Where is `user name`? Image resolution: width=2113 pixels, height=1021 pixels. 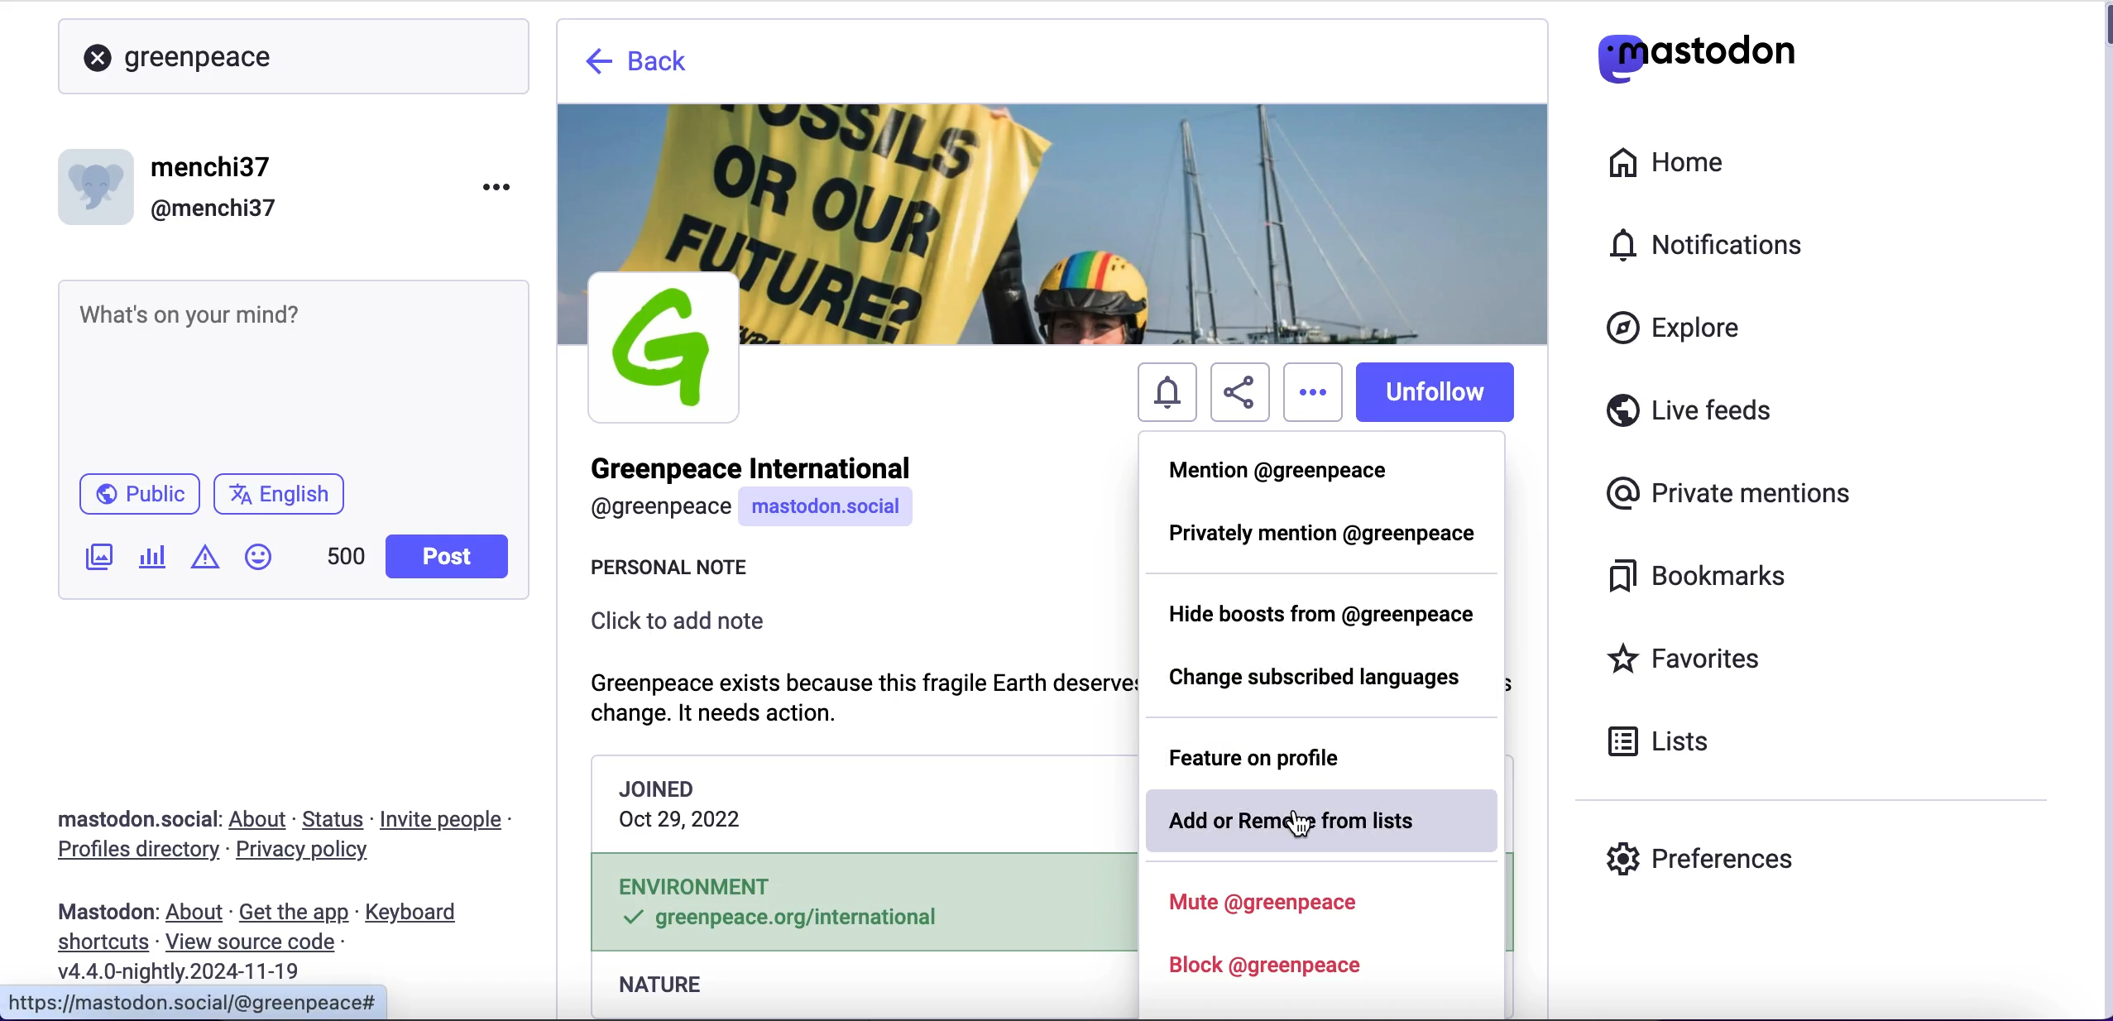
user name is located at coordinates (172, 186).